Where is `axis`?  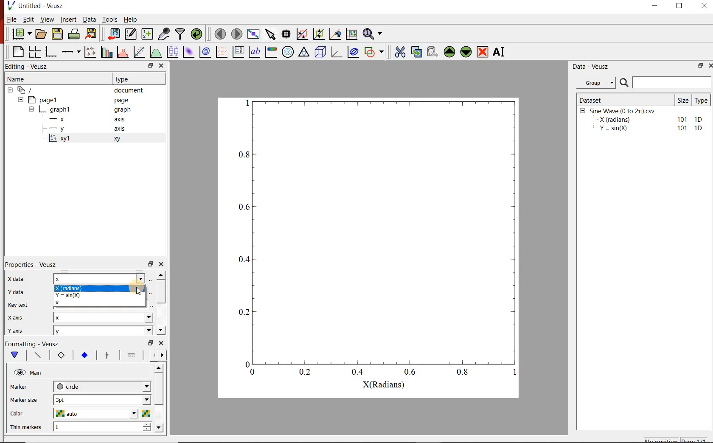
axis is located at coordinates (120, 119).